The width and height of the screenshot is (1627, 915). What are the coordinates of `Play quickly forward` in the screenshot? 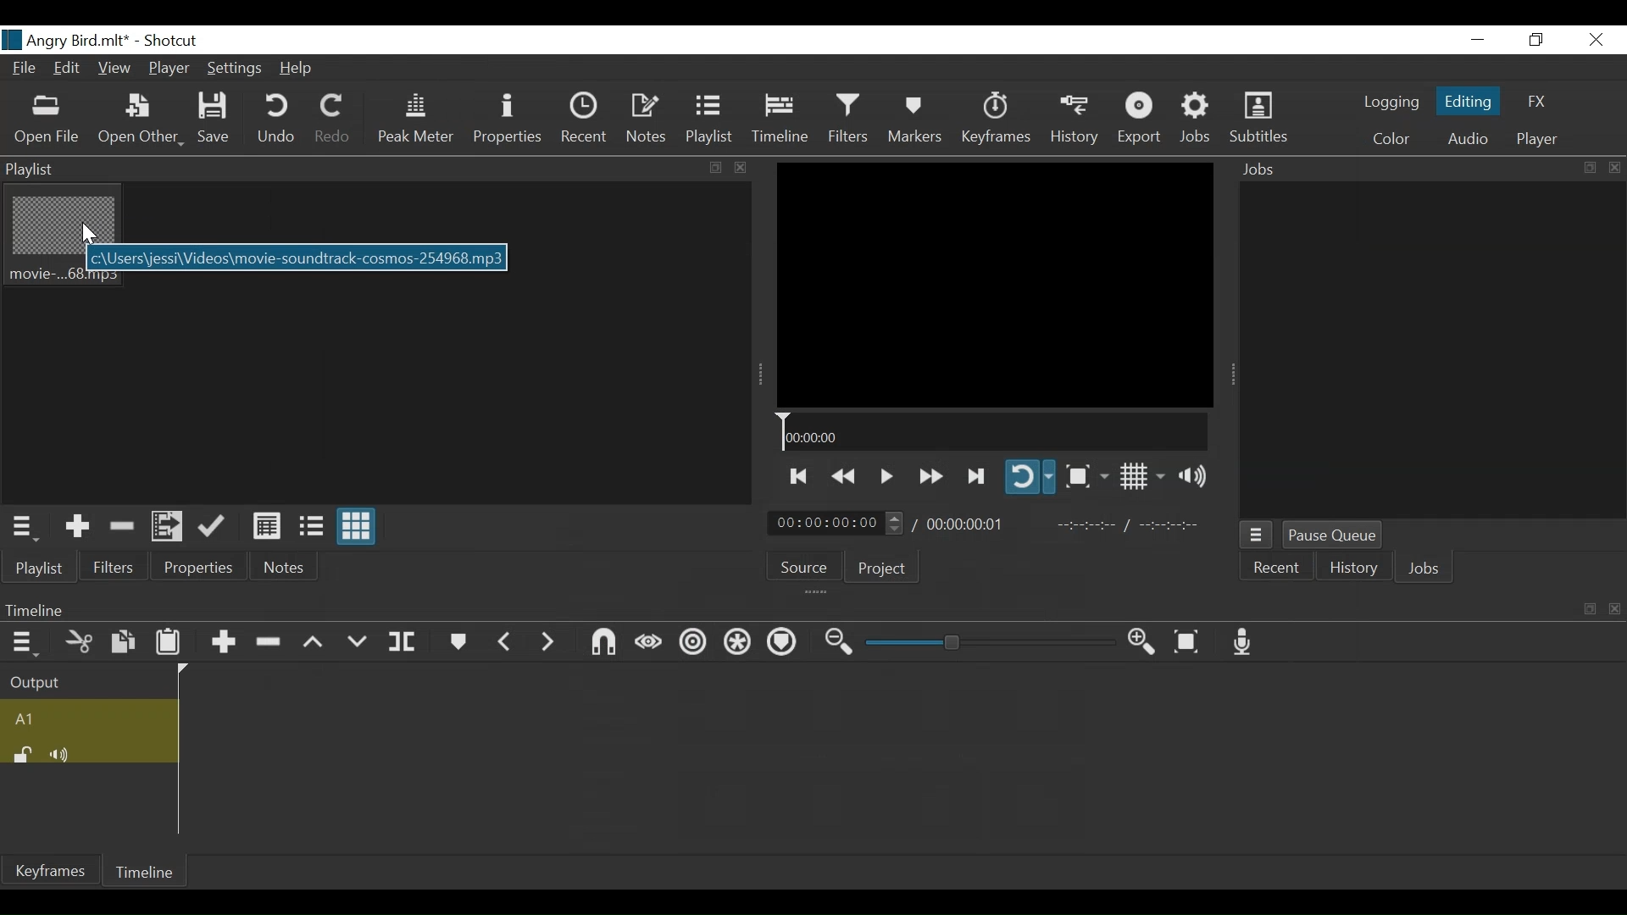 It's located at (929, 475).